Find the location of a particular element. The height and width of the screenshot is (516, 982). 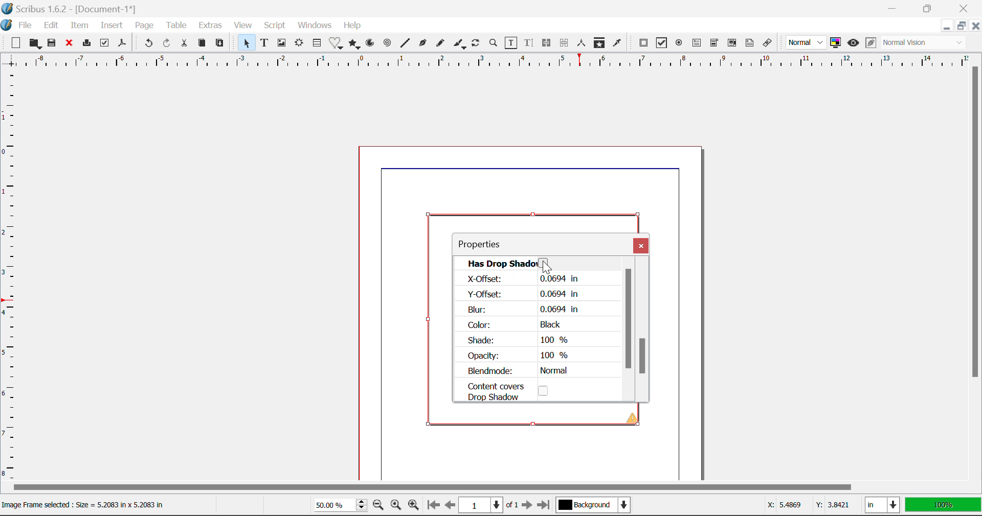

100% is located at coordinates (944, 505).